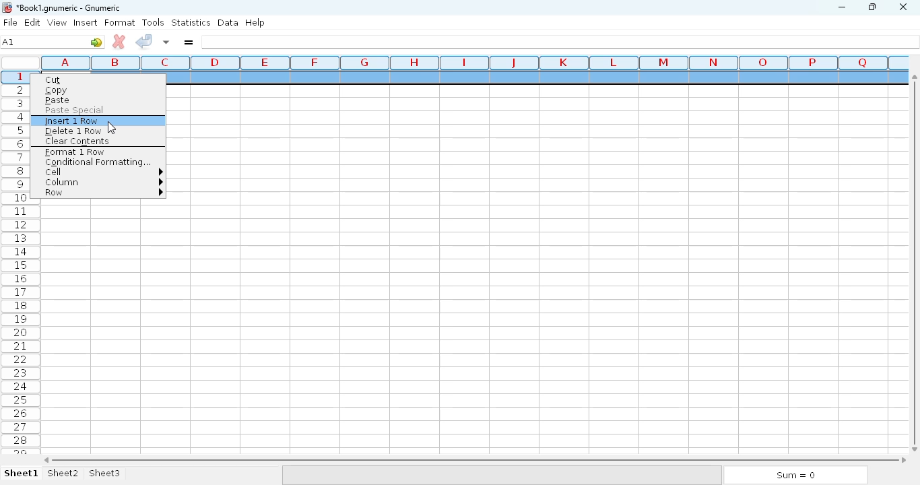 The image size is (920, 485). I want to click on cut, so click(53, 80).